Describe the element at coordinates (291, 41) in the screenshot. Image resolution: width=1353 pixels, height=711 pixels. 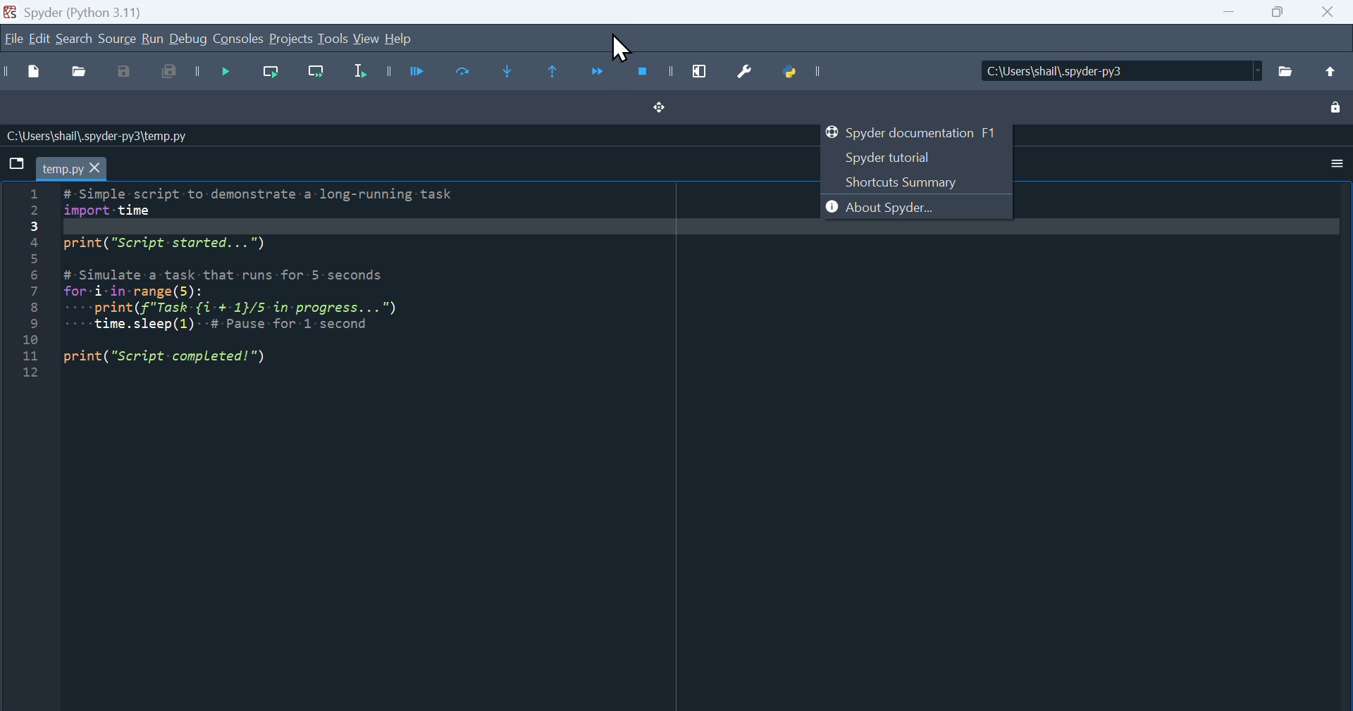
I see `Project` at that location.